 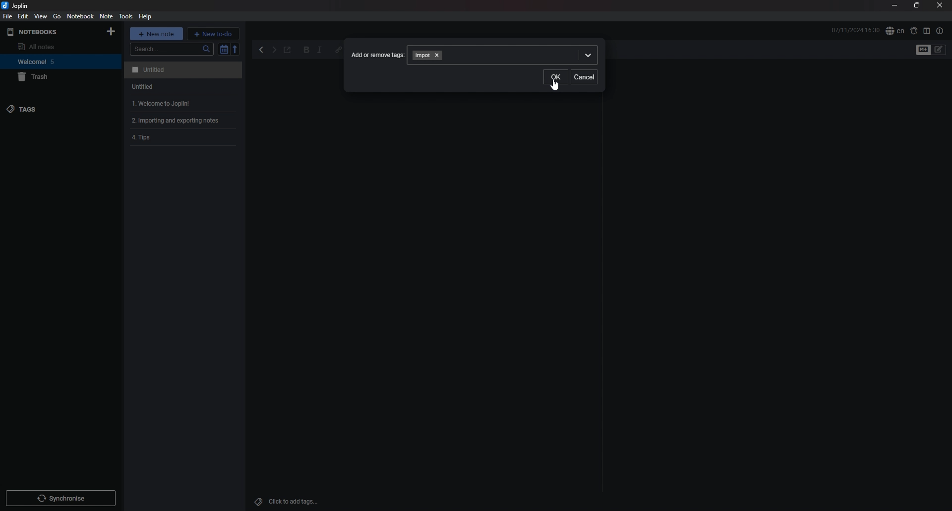 What do you see at coordinates (274, 51) in the screenshot?
I see `forward` at bounding box center [274, 51].